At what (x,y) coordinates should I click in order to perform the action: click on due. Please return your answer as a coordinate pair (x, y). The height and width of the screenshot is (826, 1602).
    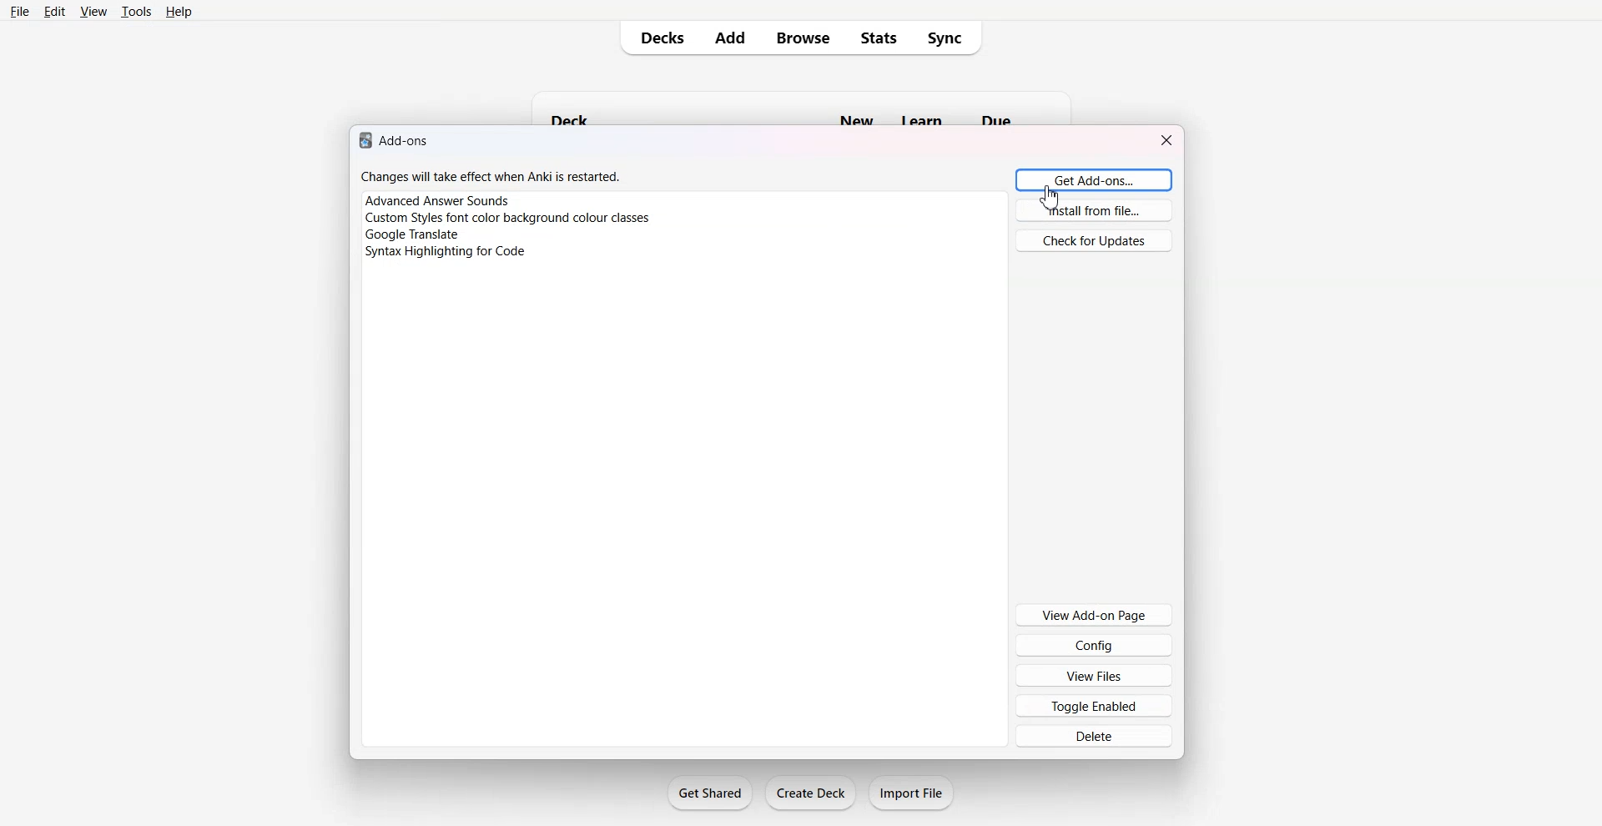
    Looking at the image, I should click on (996, 119).